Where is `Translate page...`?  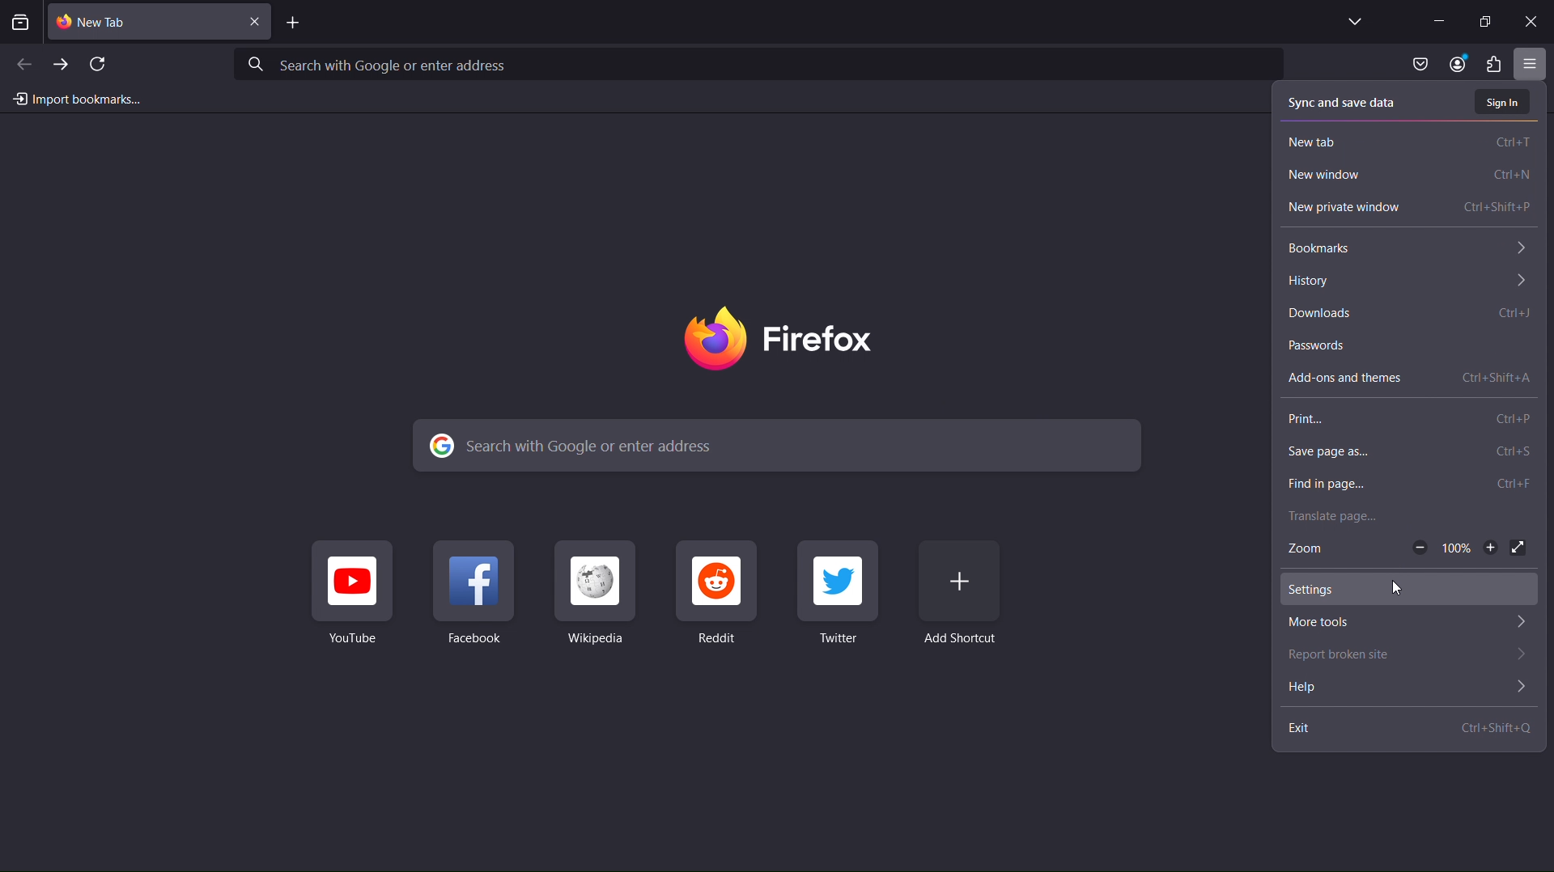
Translate page... is located at coordinates (1412, 519).